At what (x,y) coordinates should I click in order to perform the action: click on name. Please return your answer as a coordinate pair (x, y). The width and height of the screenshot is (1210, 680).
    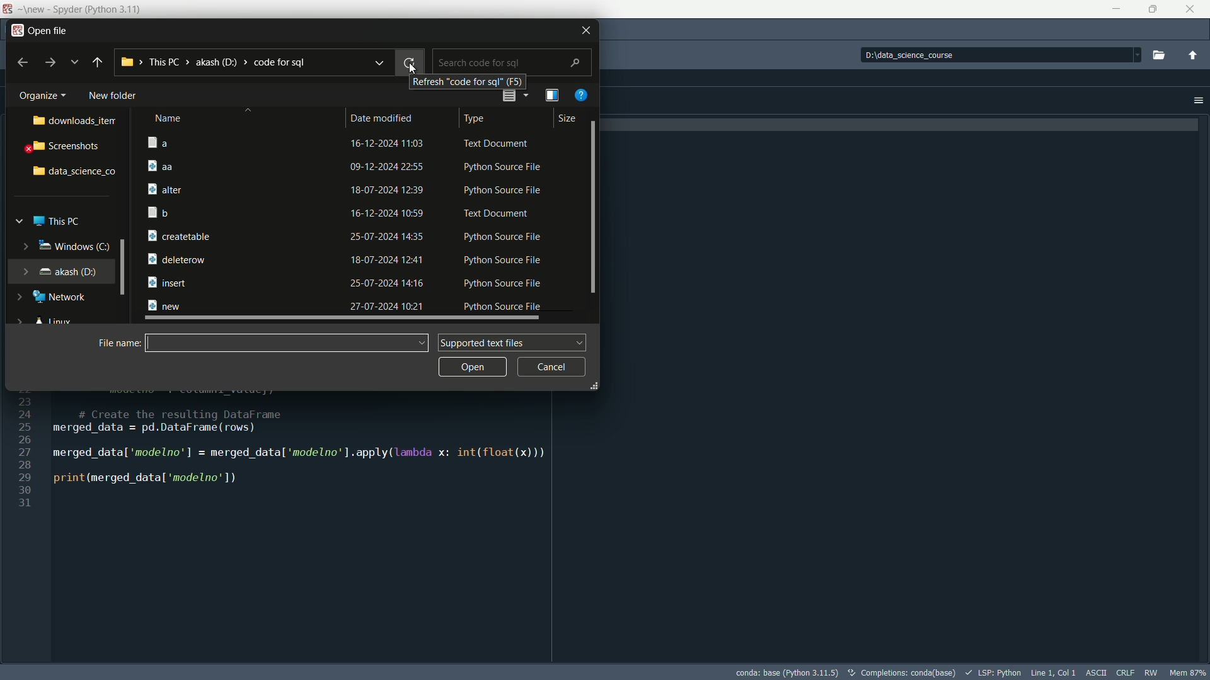
    Looking at the image, I should click on (170, 119).